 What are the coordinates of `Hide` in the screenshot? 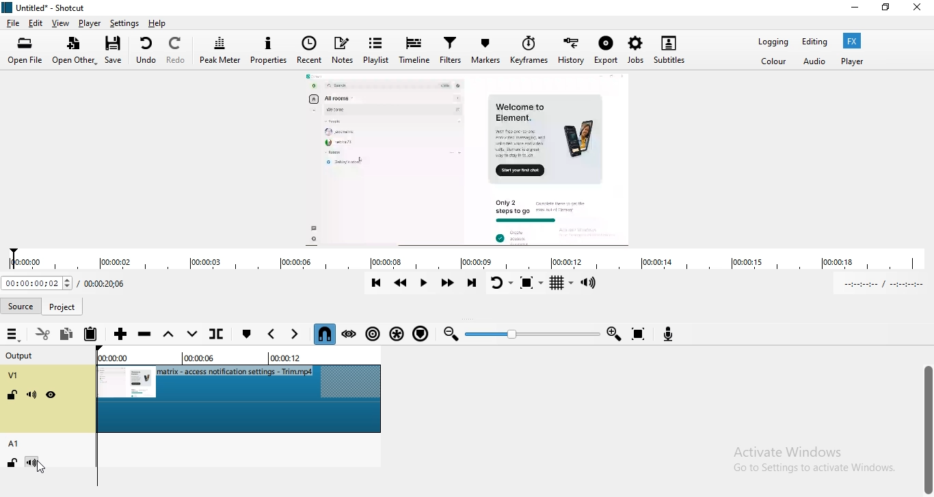 It's located at (51, 395).